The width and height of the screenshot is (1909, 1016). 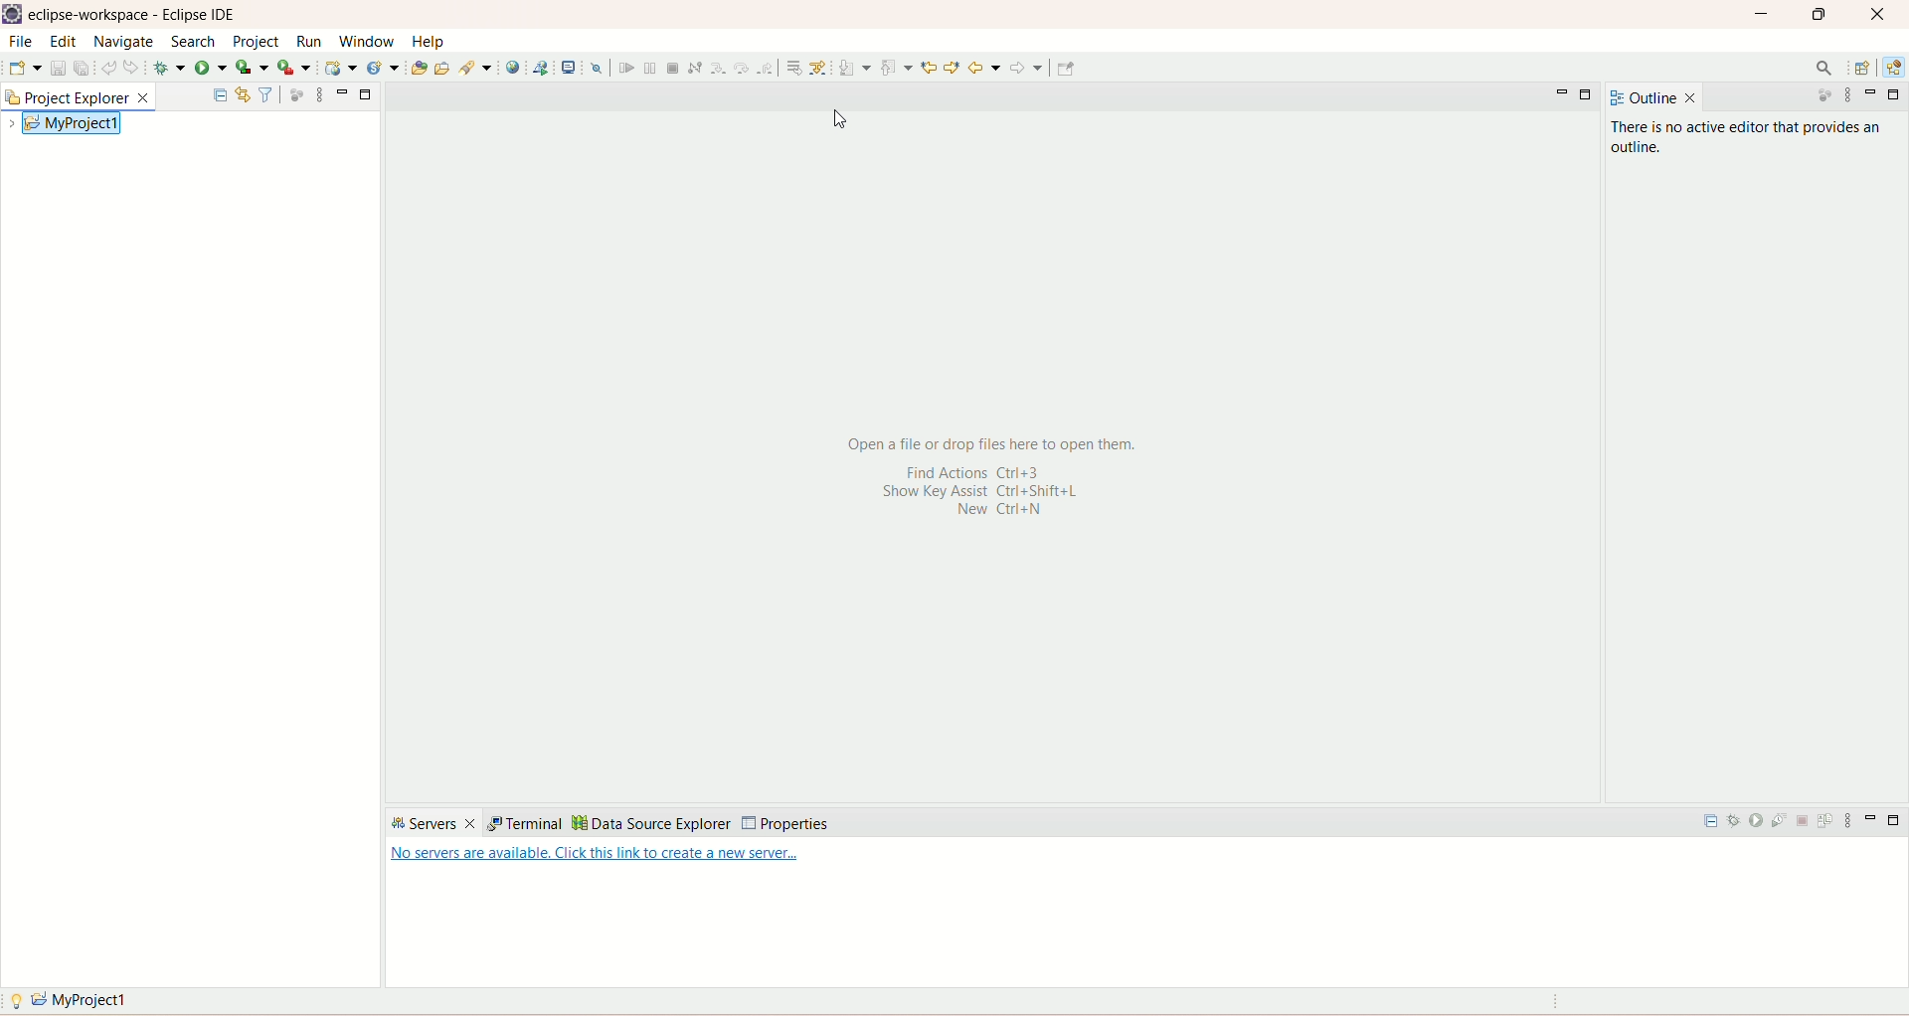 I want to click on focus on active task, so click(x=1822, y=94).